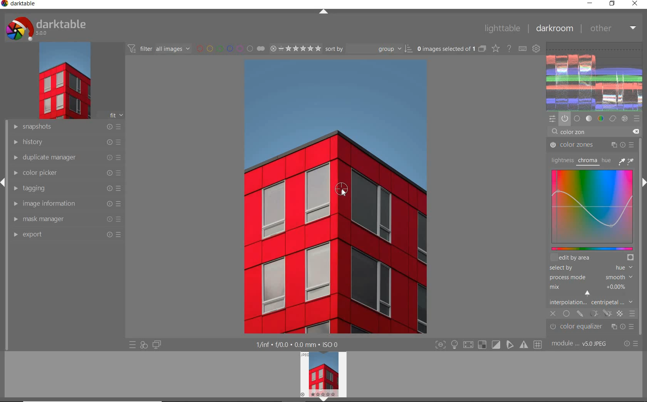 Image resolution: width=647 pixels, height=402 pixels. What do you see at coordinates (501, 28) in the screenshot?
I see `lighttable` at bounding box center [501, 28].